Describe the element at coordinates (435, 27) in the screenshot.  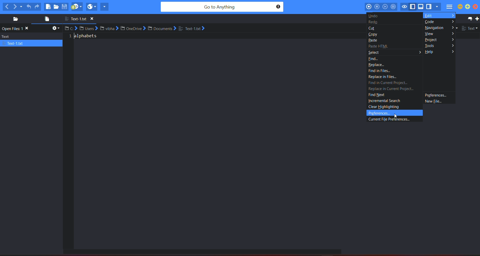
I see `navigation` at that location.